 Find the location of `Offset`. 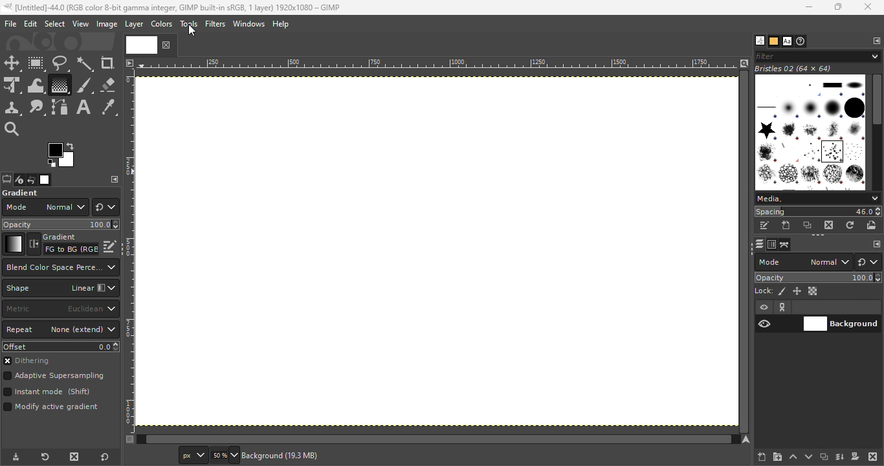

Offset is located at coordinates (61, 346).